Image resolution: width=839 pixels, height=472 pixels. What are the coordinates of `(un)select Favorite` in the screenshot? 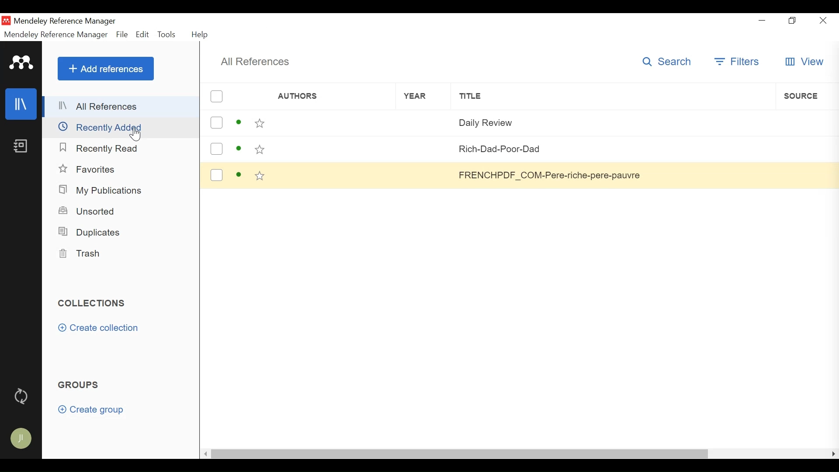 It's located at (259, 124).